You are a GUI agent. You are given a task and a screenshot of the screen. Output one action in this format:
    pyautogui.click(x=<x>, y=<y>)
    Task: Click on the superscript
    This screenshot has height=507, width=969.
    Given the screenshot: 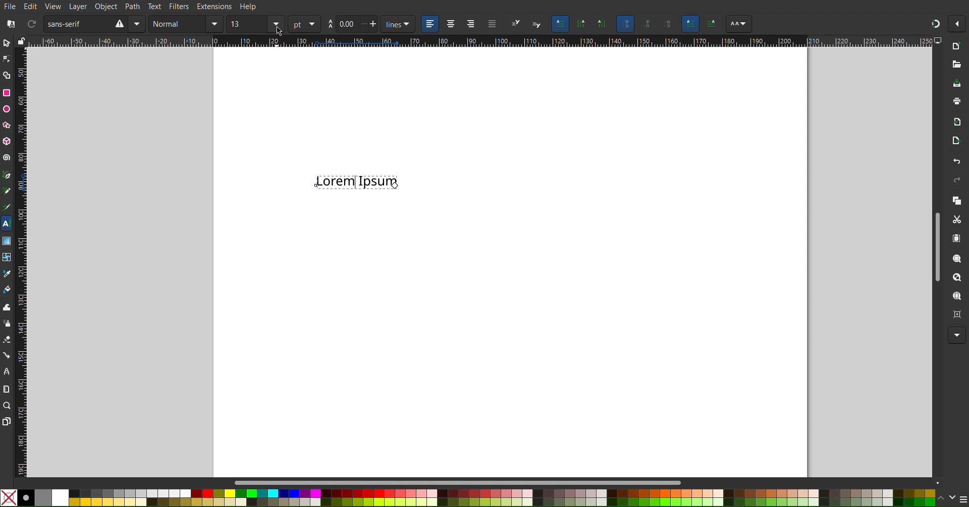 What is the action you would take?
    pyautogui.click(x=515, y=23)
    